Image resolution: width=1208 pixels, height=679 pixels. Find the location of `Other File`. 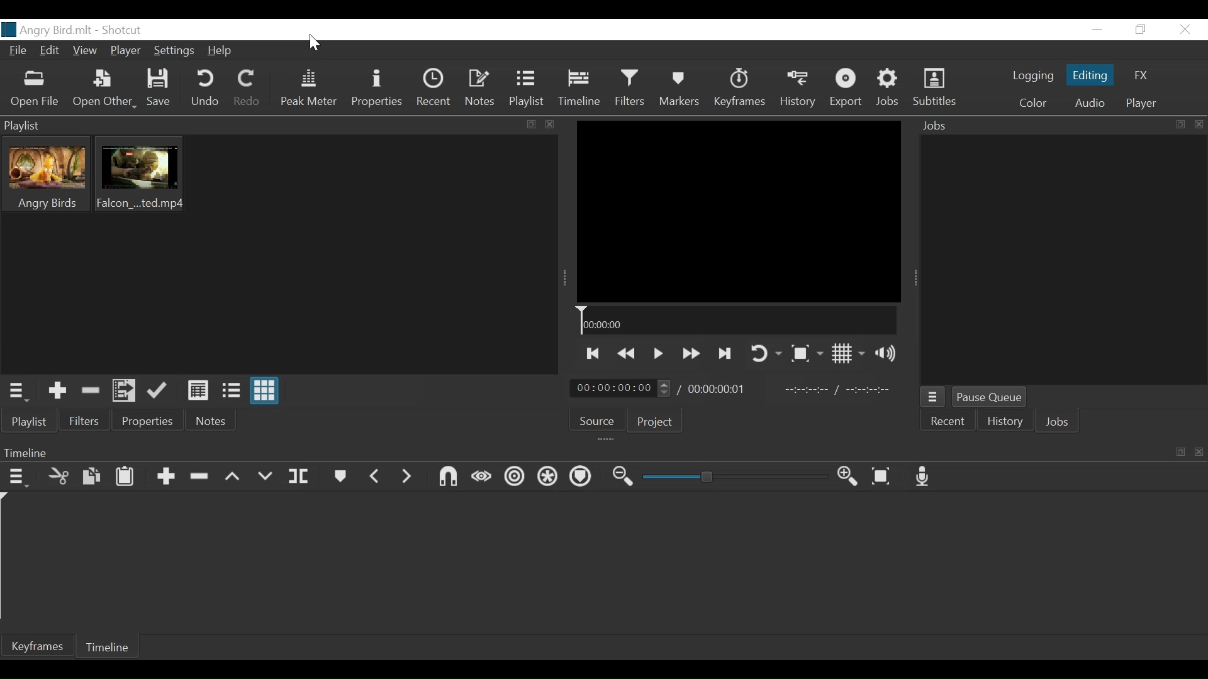

Other File is located at coordinates (101, 89).